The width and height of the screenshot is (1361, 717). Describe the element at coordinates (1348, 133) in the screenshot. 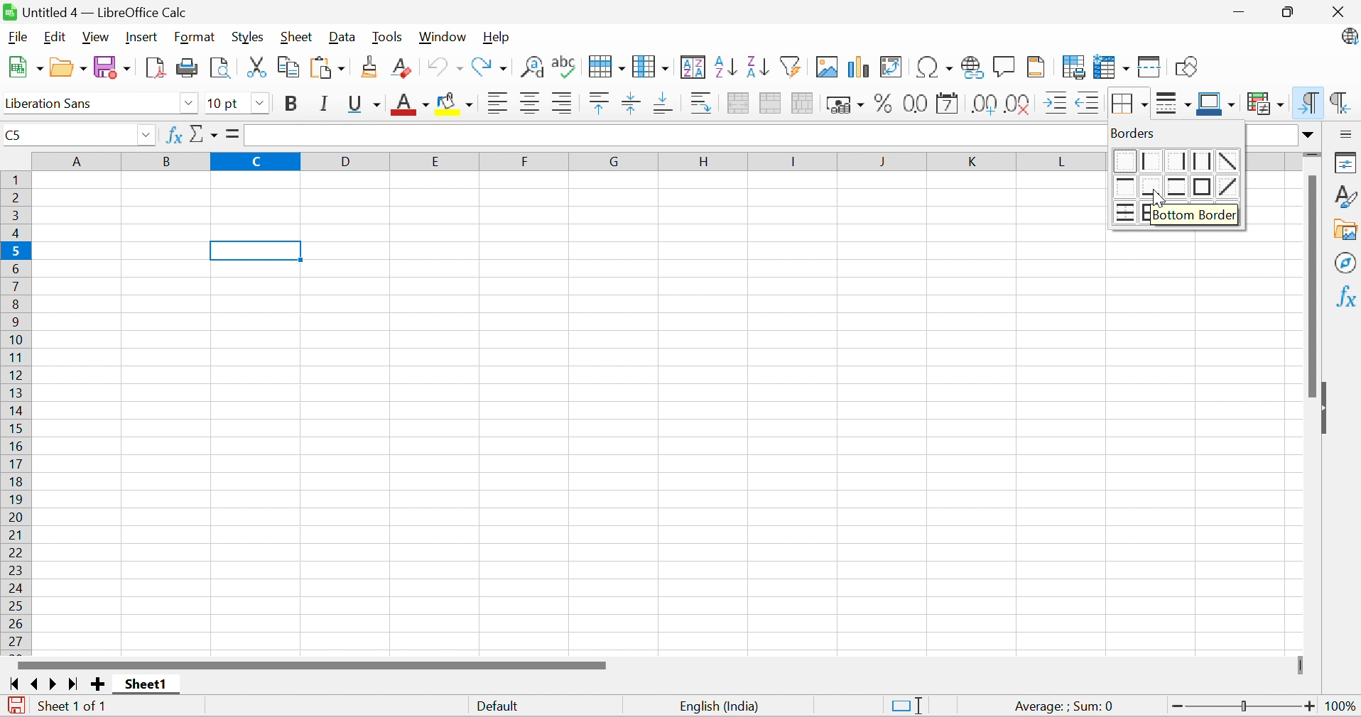

I see `Sidebar settings` at that location.